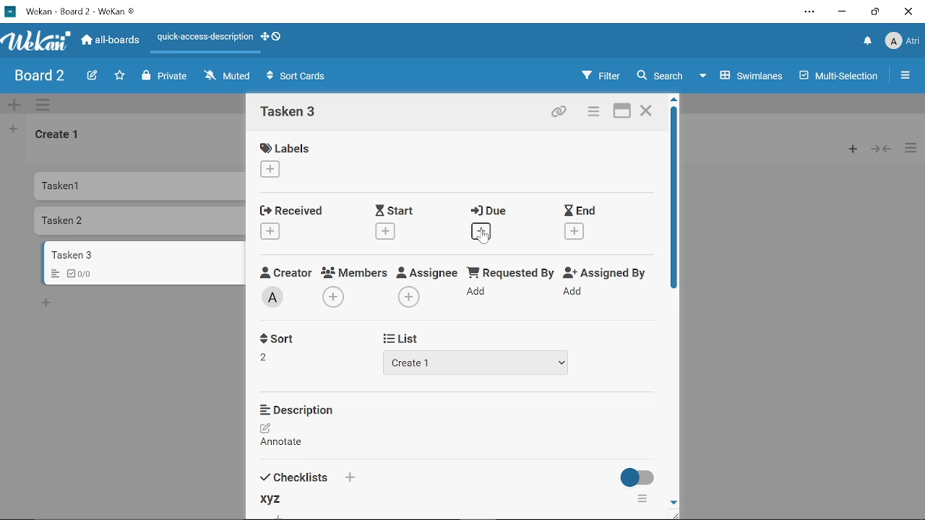 The width and height of the screenshot is (925, 520). What do you see at coordinates (478, 292) in the screenshot?
I see `Add requested by` at bounding box center [478, 292].